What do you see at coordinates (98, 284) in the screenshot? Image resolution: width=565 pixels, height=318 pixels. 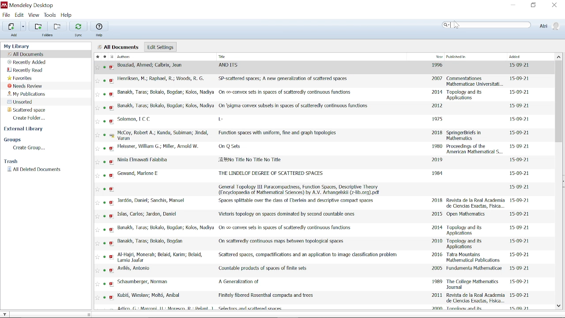 I see `Add to favorite` at bounding box center [98, 284].